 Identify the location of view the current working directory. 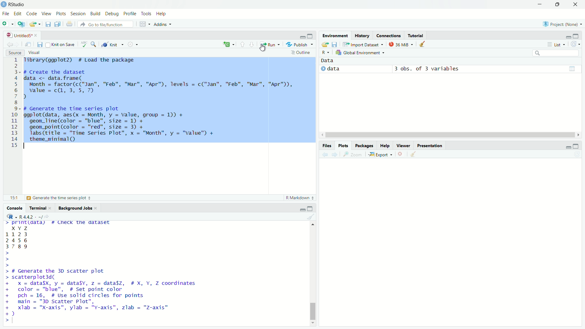
(47, 216).